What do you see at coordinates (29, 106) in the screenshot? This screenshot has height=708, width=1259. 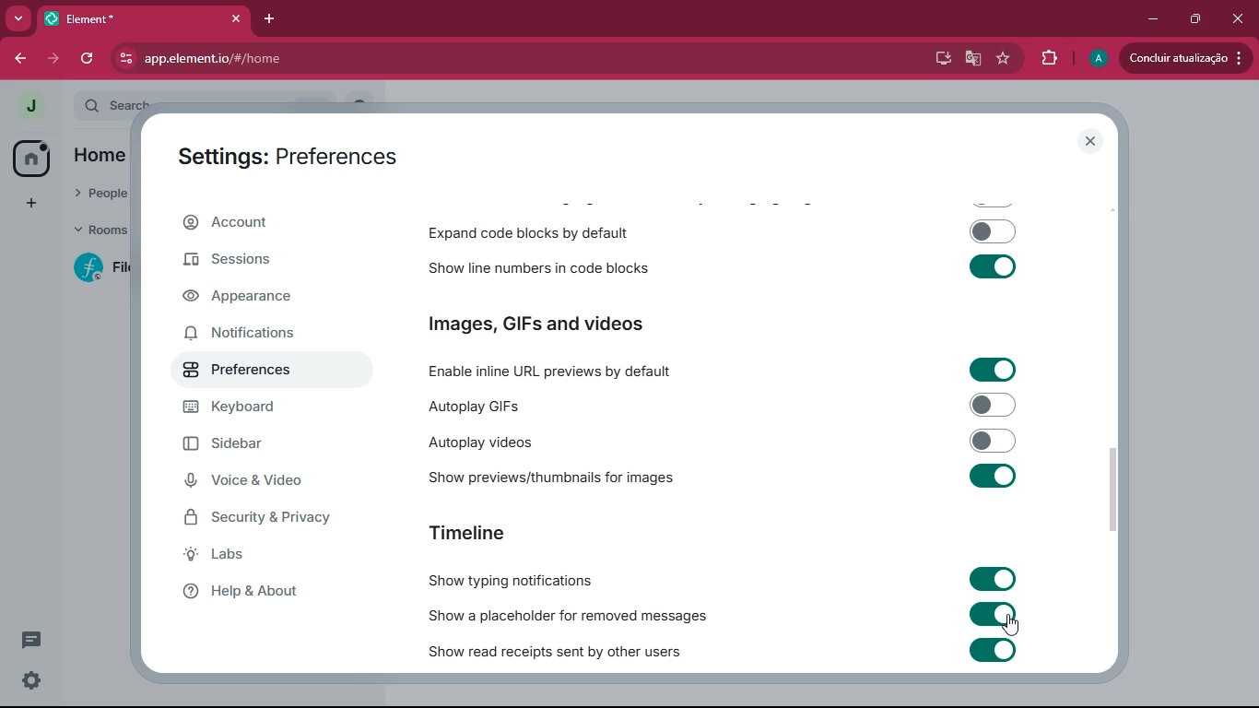 I see `profile picture` at bounding box center [29, 106].